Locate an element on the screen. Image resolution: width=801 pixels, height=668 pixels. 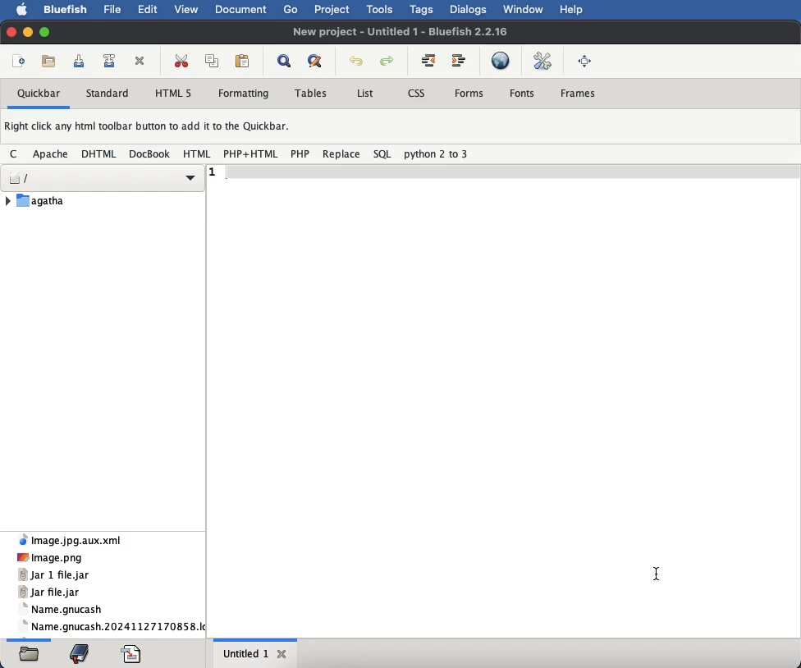
Horizontal Scrollbar is located at coordinates (259, 638).